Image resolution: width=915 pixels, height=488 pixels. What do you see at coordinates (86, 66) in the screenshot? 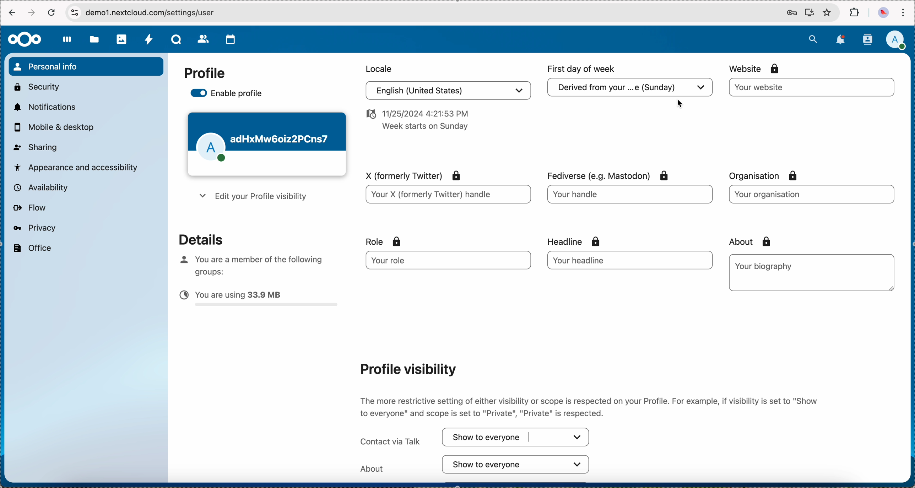
I see `personal info` at bounding box center [86, 66].